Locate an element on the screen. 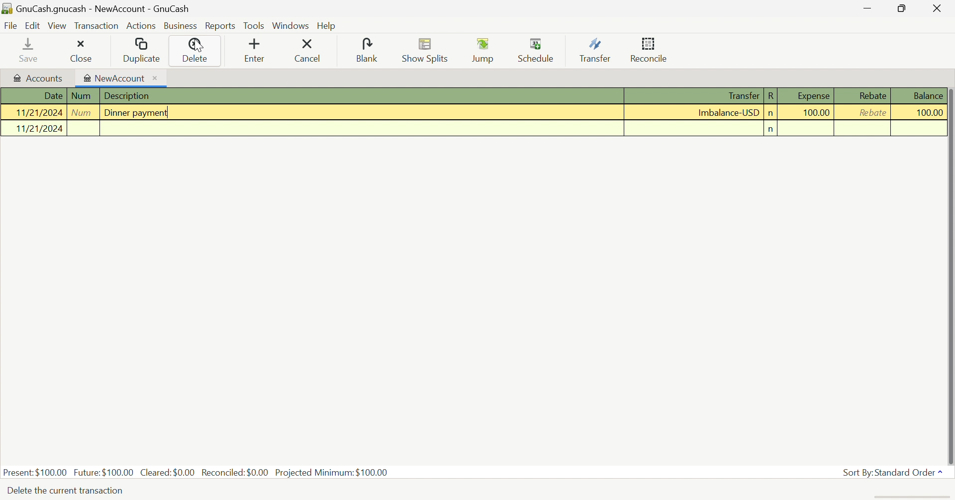 The height and width of the screenshot is (500, 955). Description is located at coordinates (126, 96).